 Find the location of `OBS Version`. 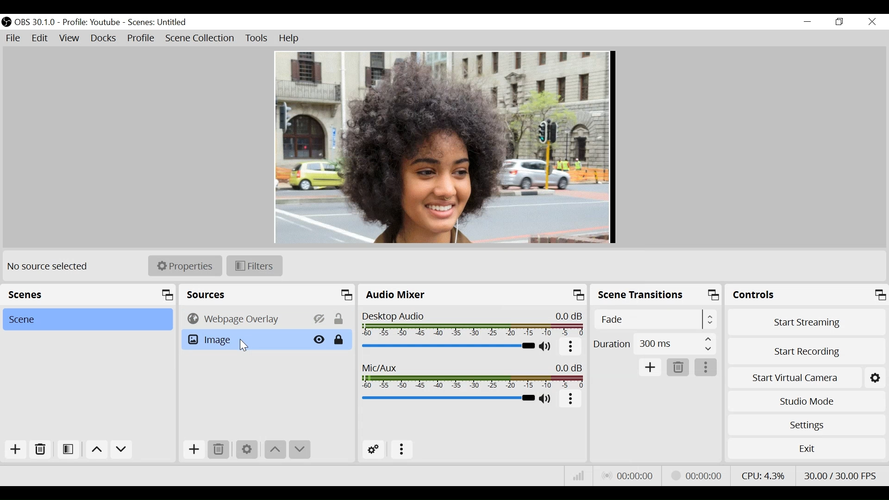

OBS Version is located at coordinates (35, 23).